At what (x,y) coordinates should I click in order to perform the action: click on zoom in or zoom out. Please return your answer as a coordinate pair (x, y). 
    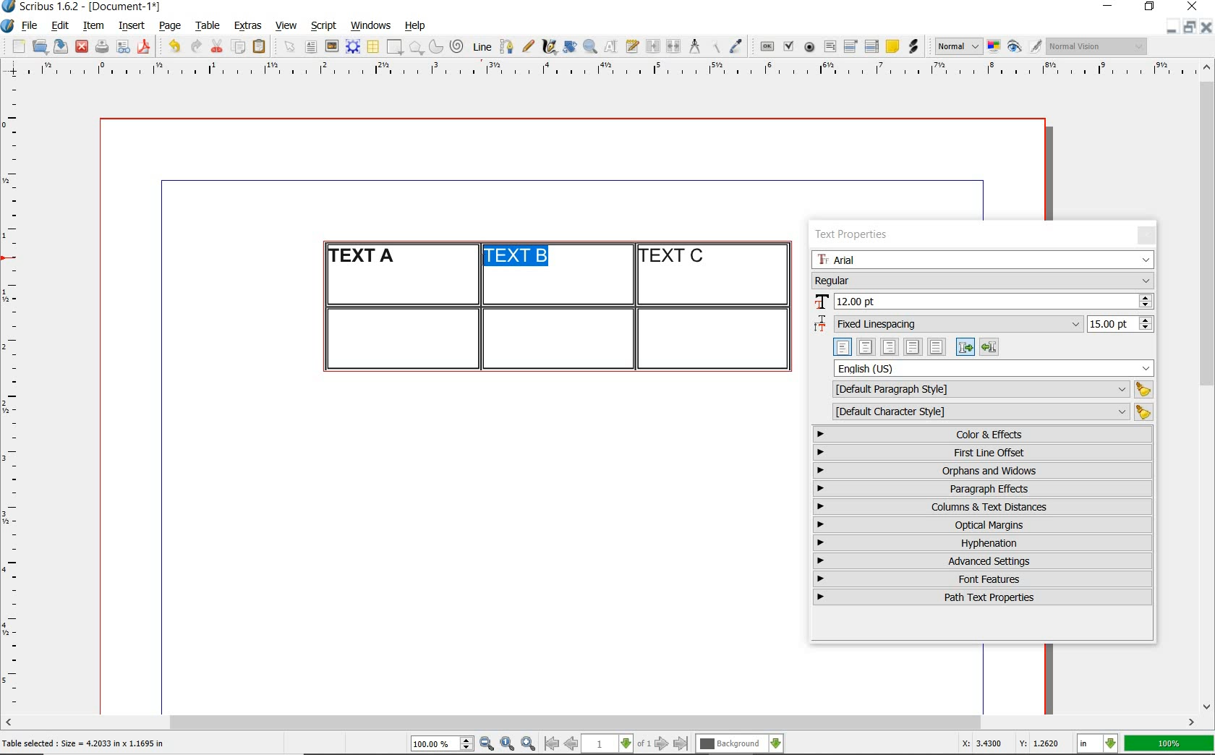
    Looking at the image, I should click on (590, 46).